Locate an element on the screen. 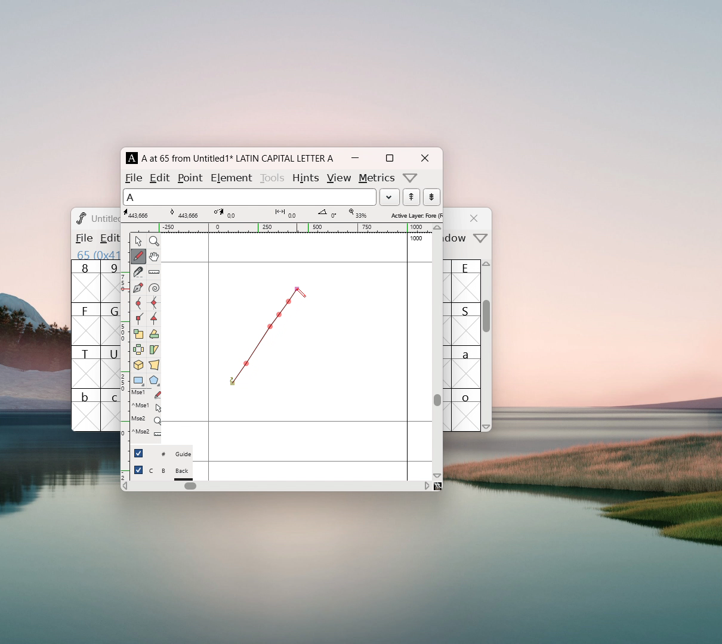 The width and height of the screenshot is (722, 644). file is located at coordinates (134, 178).